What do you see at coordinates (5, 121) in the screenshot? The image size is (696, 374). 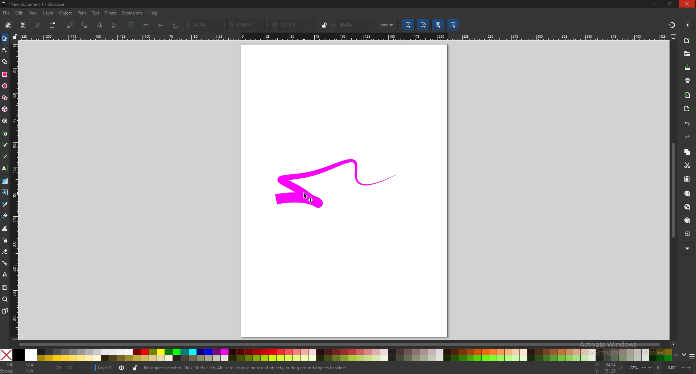 I see `spiral` at bounding box center [5, 121].